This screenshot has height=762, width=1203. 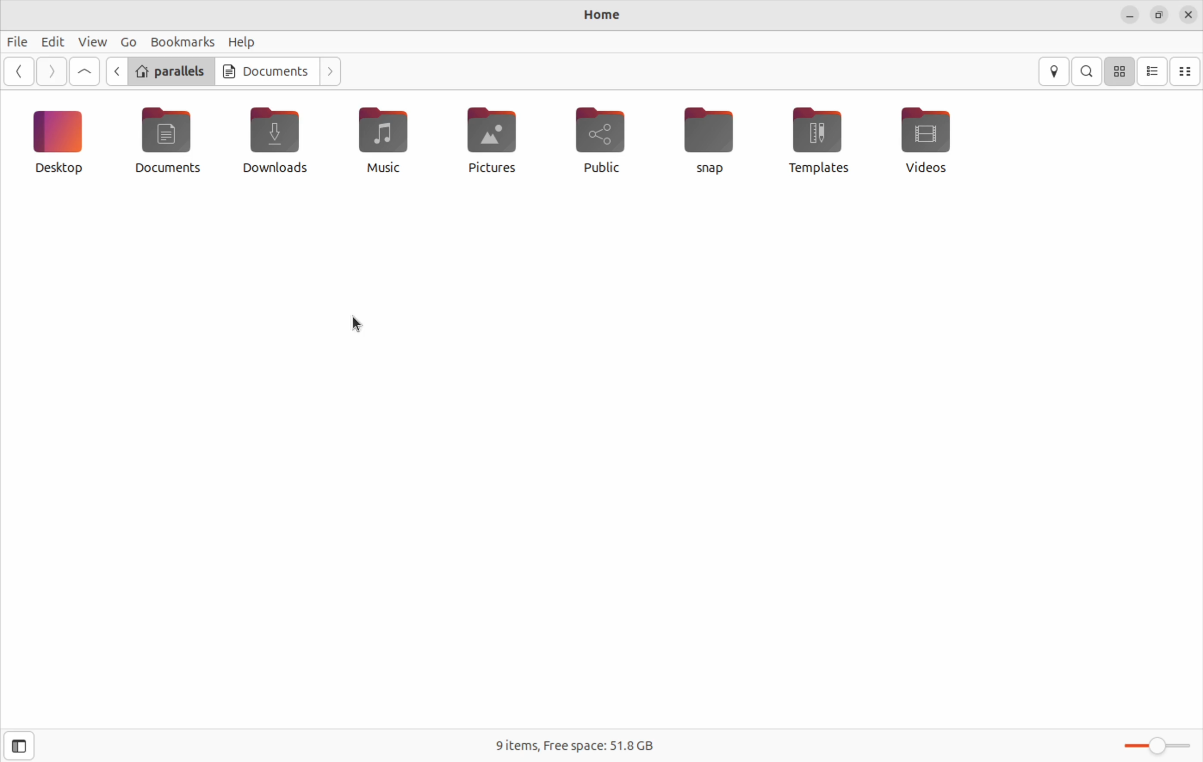 What do you see at coordinates (53, 41) in the screenshot?
I see `Edit` at bounding box center [53, 41].